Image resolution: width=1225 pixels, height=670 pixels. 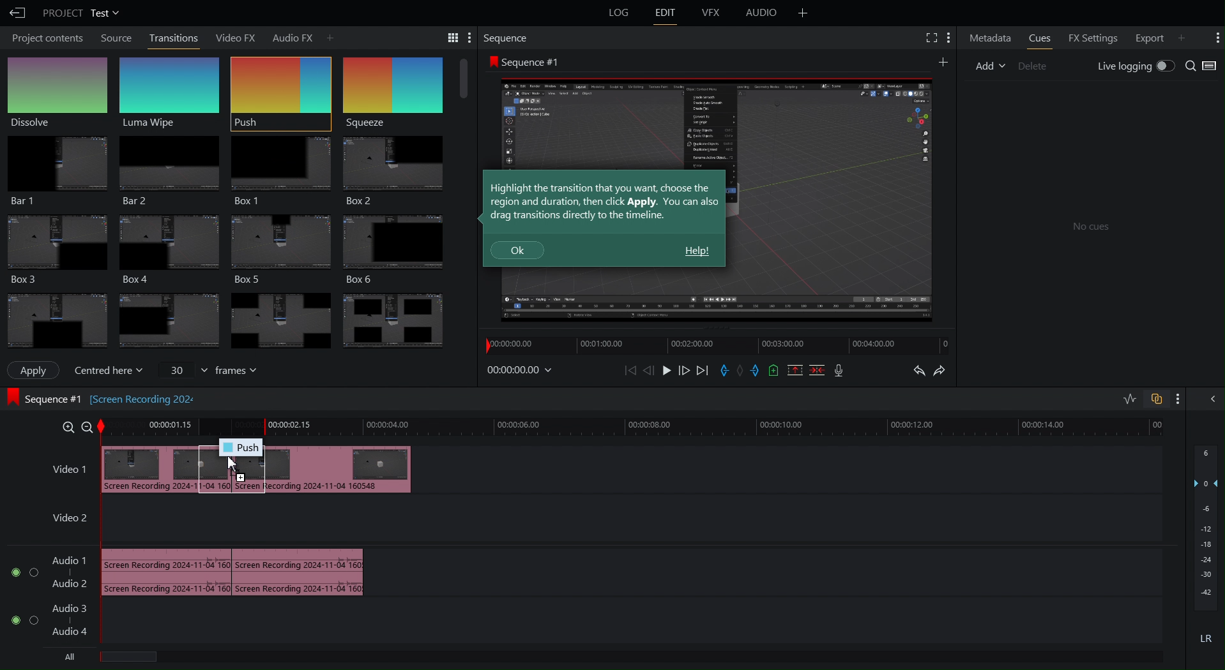 What do you see at coordinates (507, 38) in the screenshot?
I see `Sequence` at bounding box center [507, 38].